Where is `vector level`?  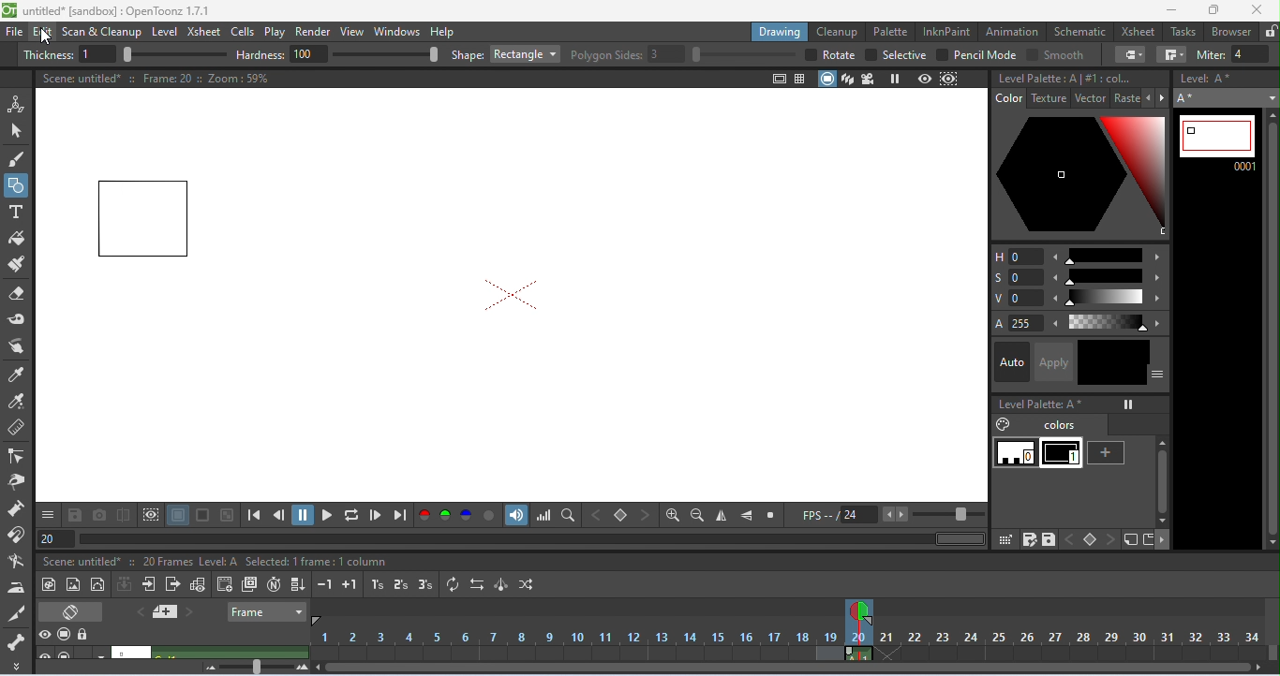 vector level is located at coordinates (98, 583).